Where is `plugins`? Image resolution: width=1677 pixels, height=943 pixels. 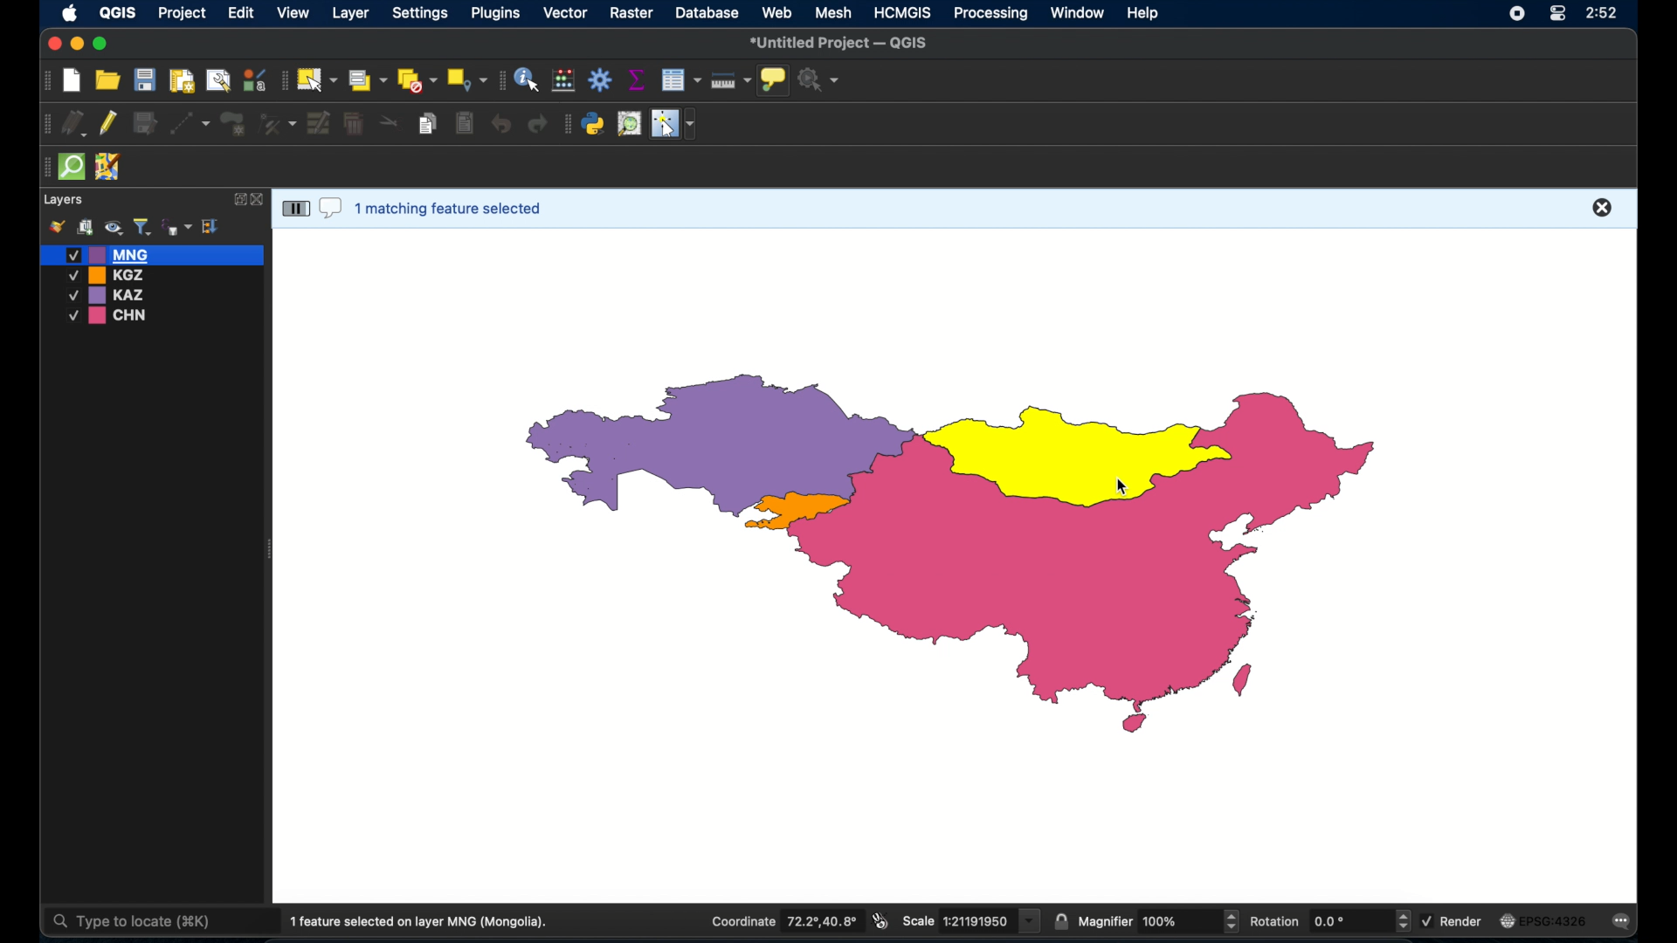 plugins is located at coordinates (567, 124).